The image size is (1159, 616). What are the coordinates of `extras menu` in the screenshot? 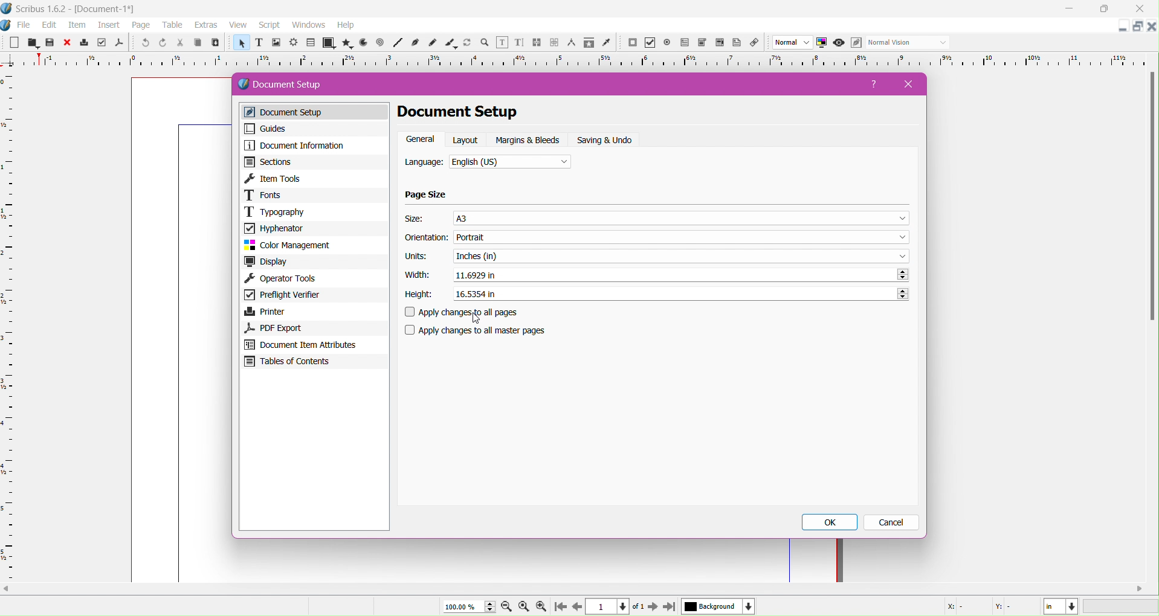 It's located at (207, 25).